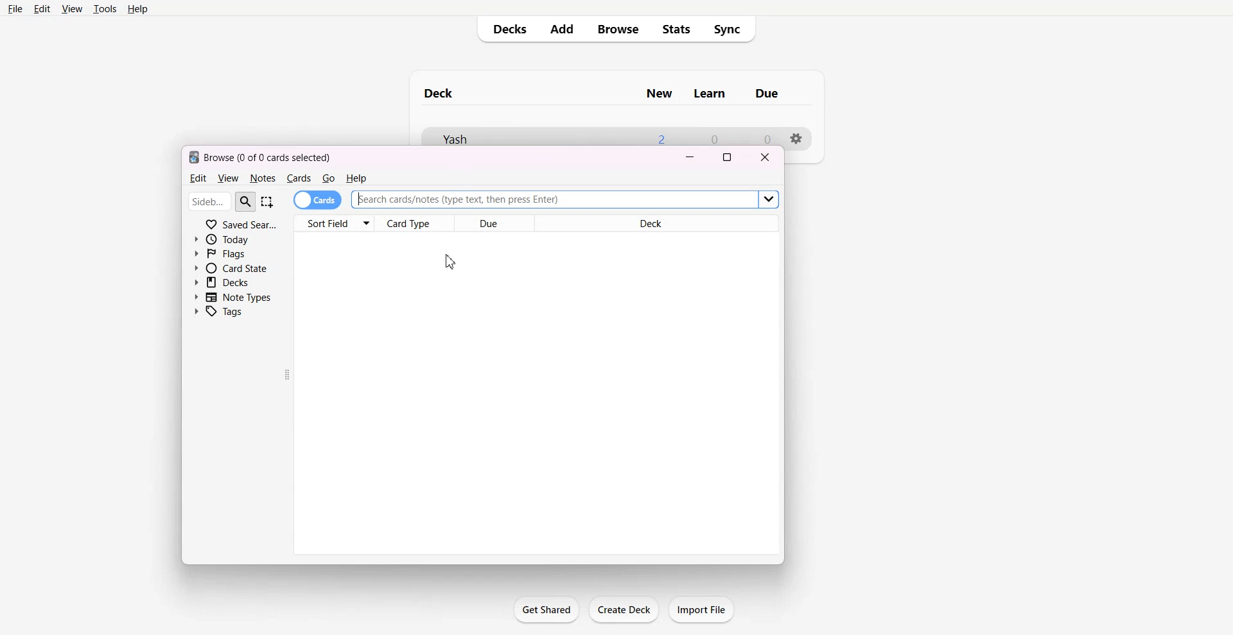  What do you see at coordinates (329, 178) in the screenshot?
I see `Go` at bounding box center [329, 178].